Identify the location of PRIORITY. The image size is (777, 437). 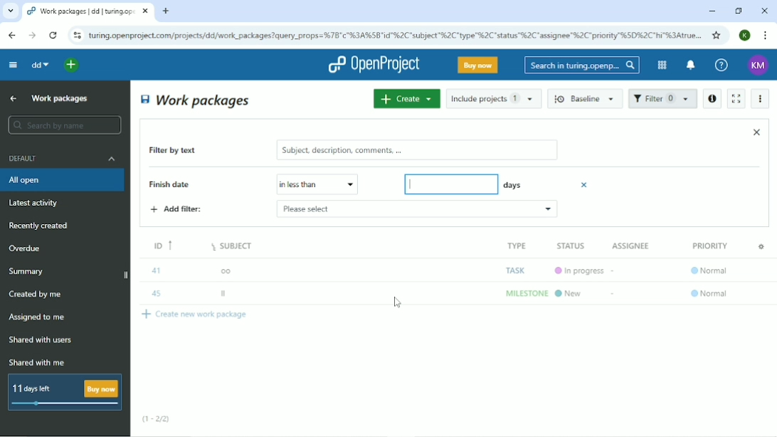
(708, 245).